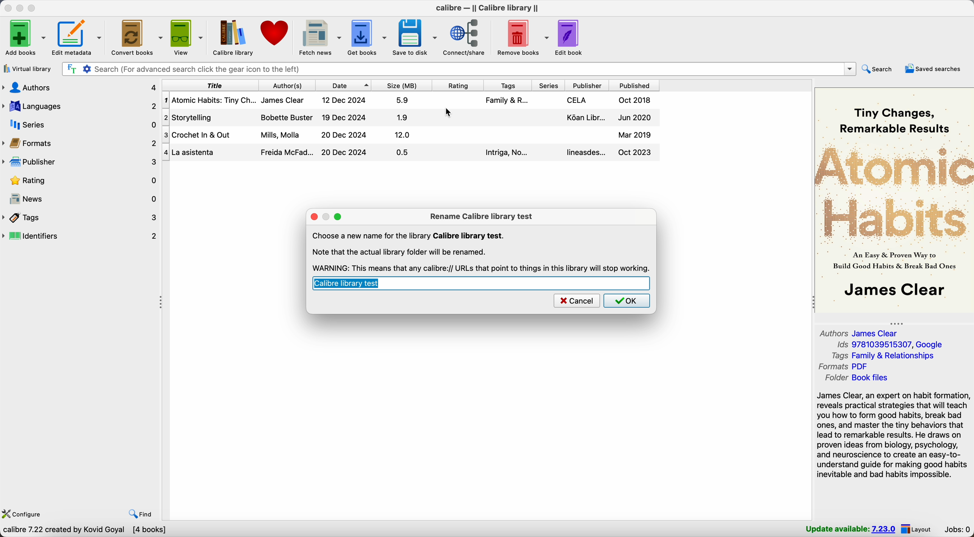  Describe the element at coordinates (523, 38) in the screenshot. I see `remove books` at that location.